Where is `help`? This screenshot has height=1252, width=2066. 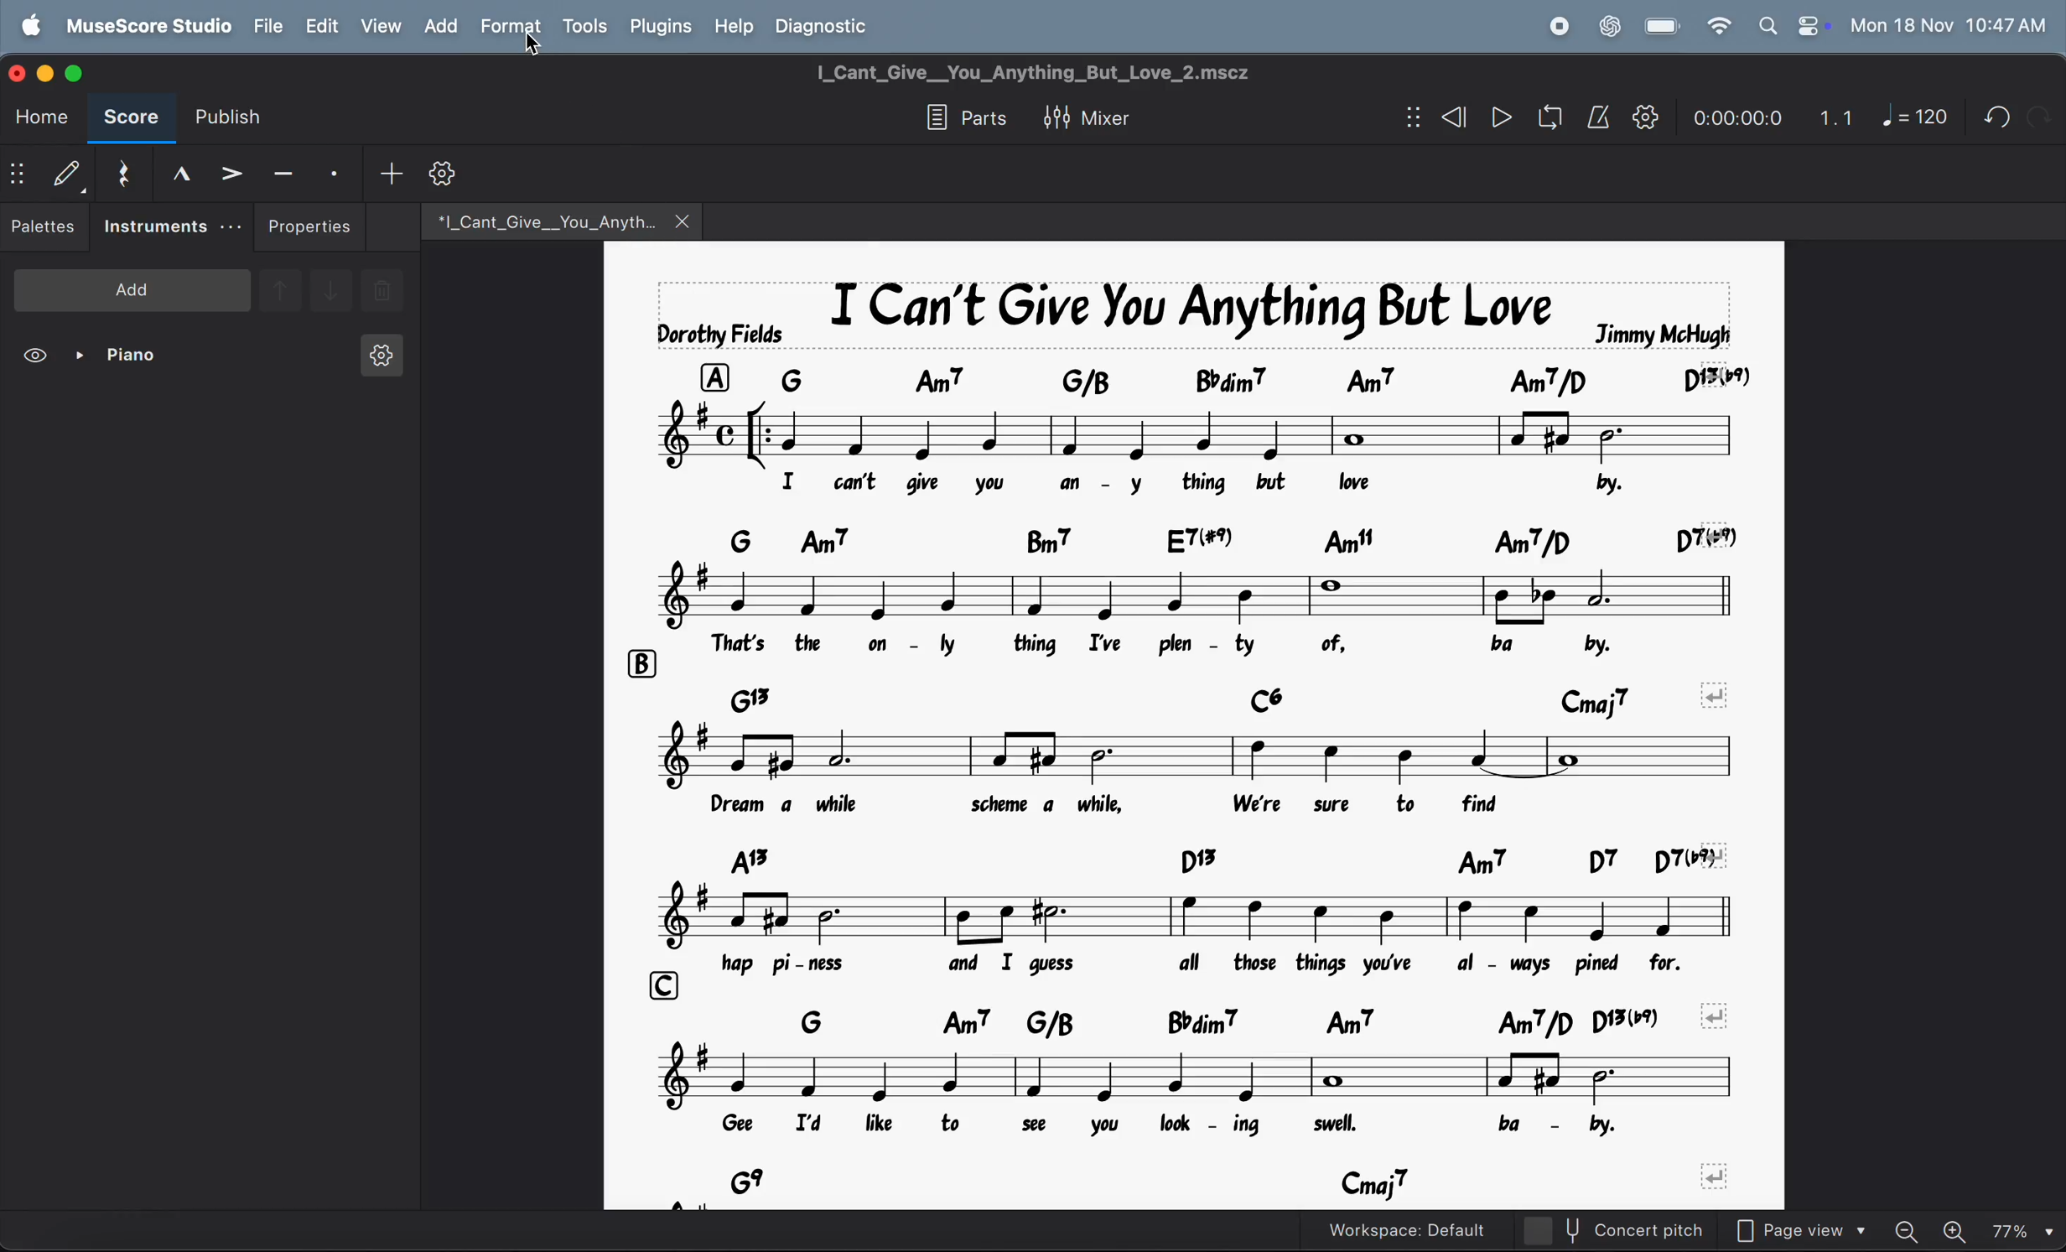 help is located at coordinates (735, 24).